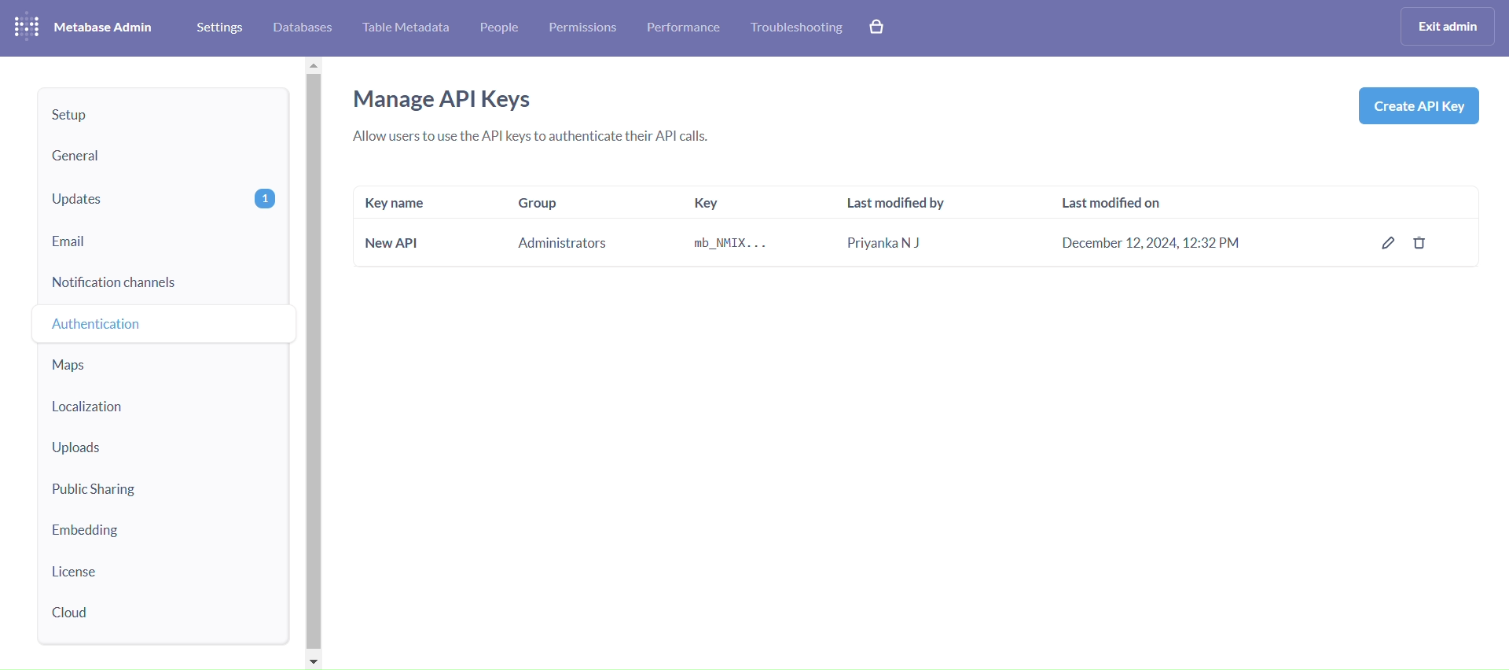  What do you see at coordinates (582, 29) in the screenshot?
I see `permissions` at bounding box center [582, 29].